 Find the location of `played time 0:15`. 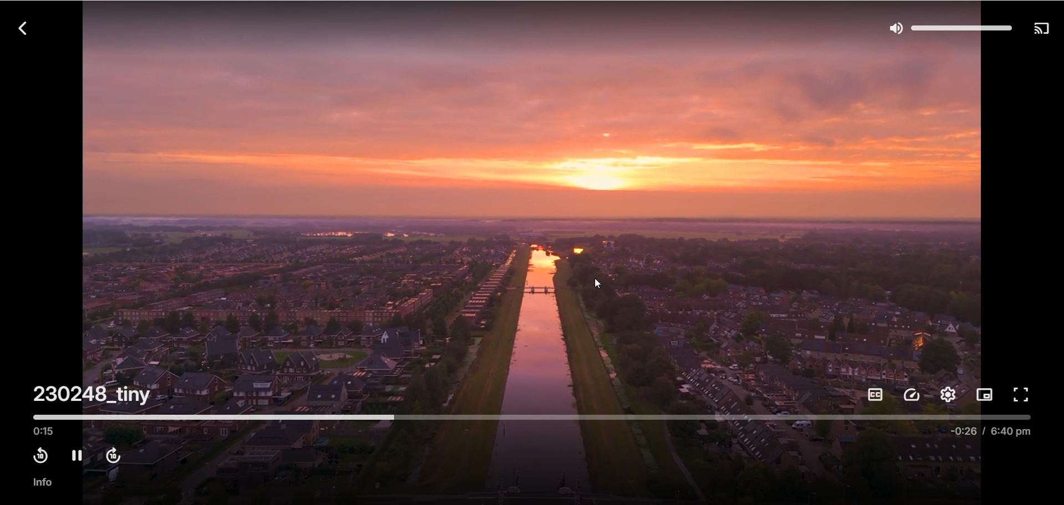

played time 0:15 is located at coordinates (45, 431).